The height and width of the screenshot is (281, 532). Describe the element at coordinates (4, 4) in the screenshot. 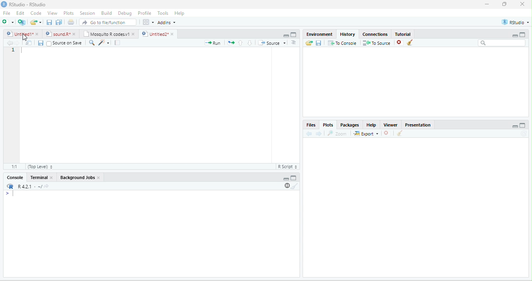

I see `logo` at that location.